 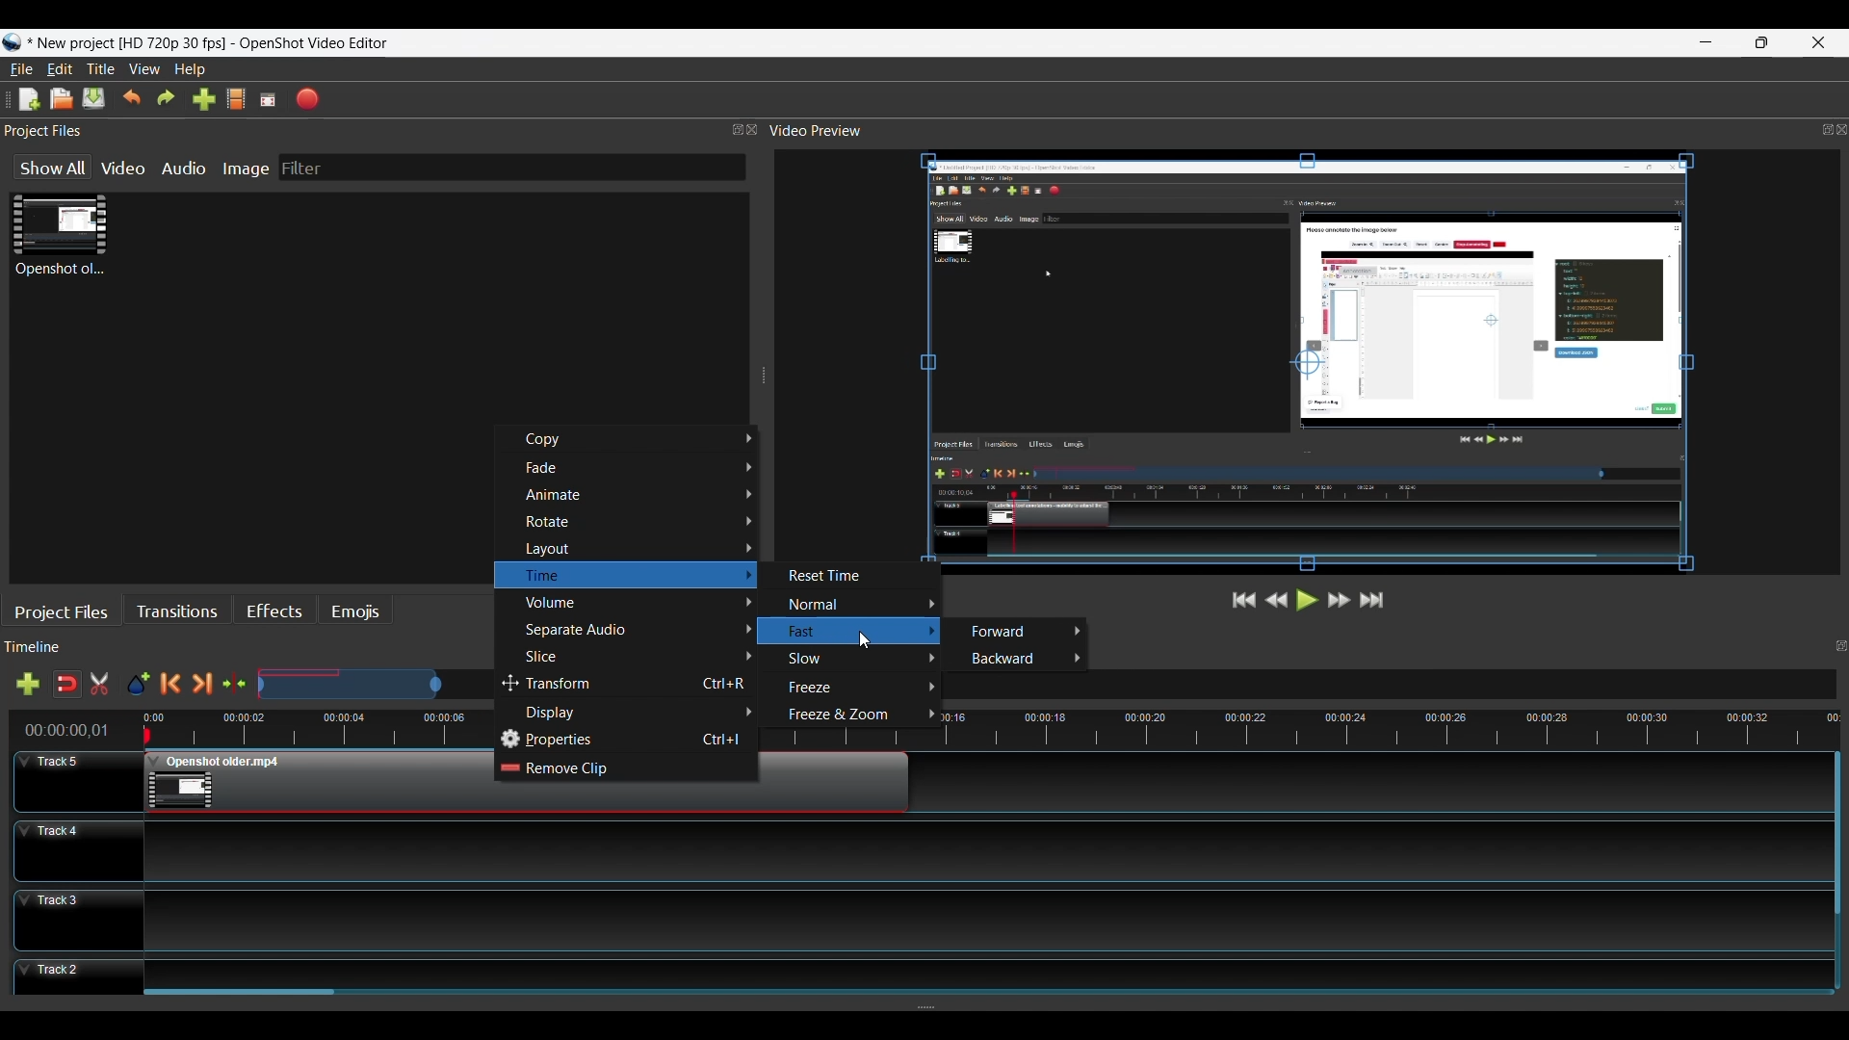 What do you see at coordinates (24, 99) in the screenshot?
I see `New File` at bounding box center [24, 99].